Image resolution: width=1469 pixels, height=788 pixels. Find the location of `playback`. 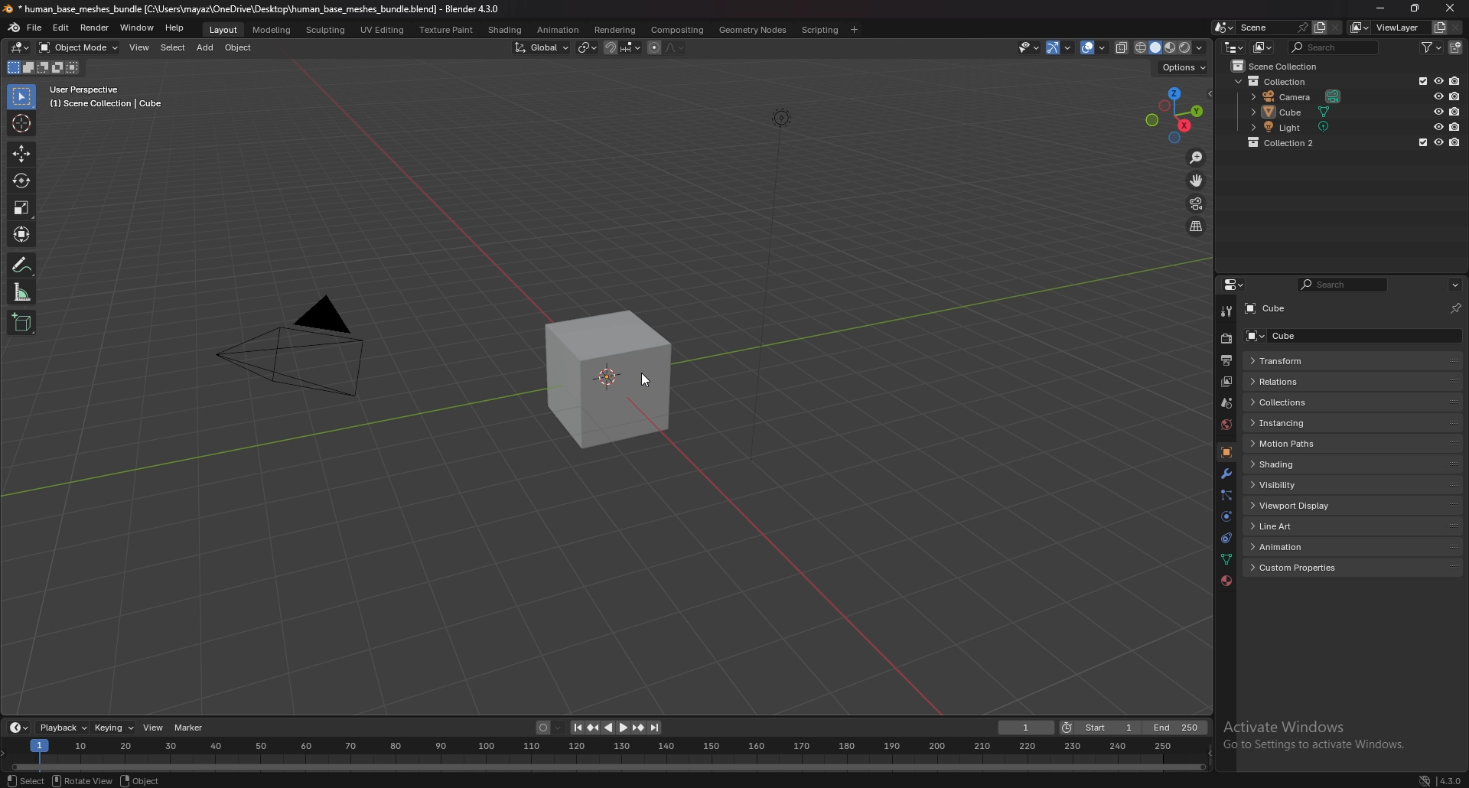

playback is located at coordinates (64, 728).